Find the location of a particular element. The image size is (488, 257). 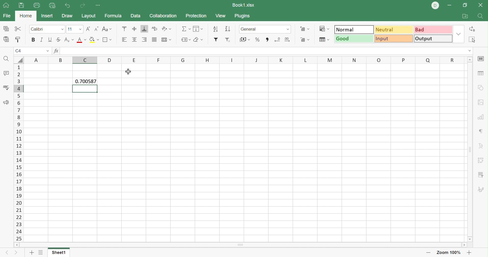

Scroll down is located at coordinates (471, 239).